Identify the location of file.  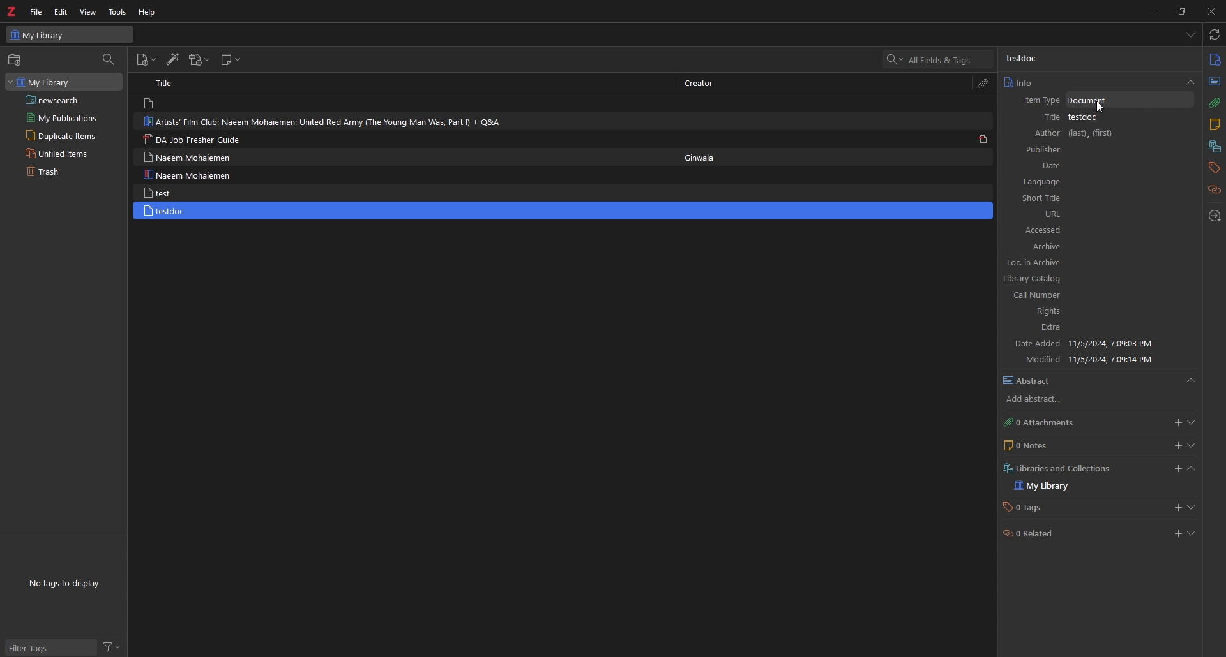
(36, 11).